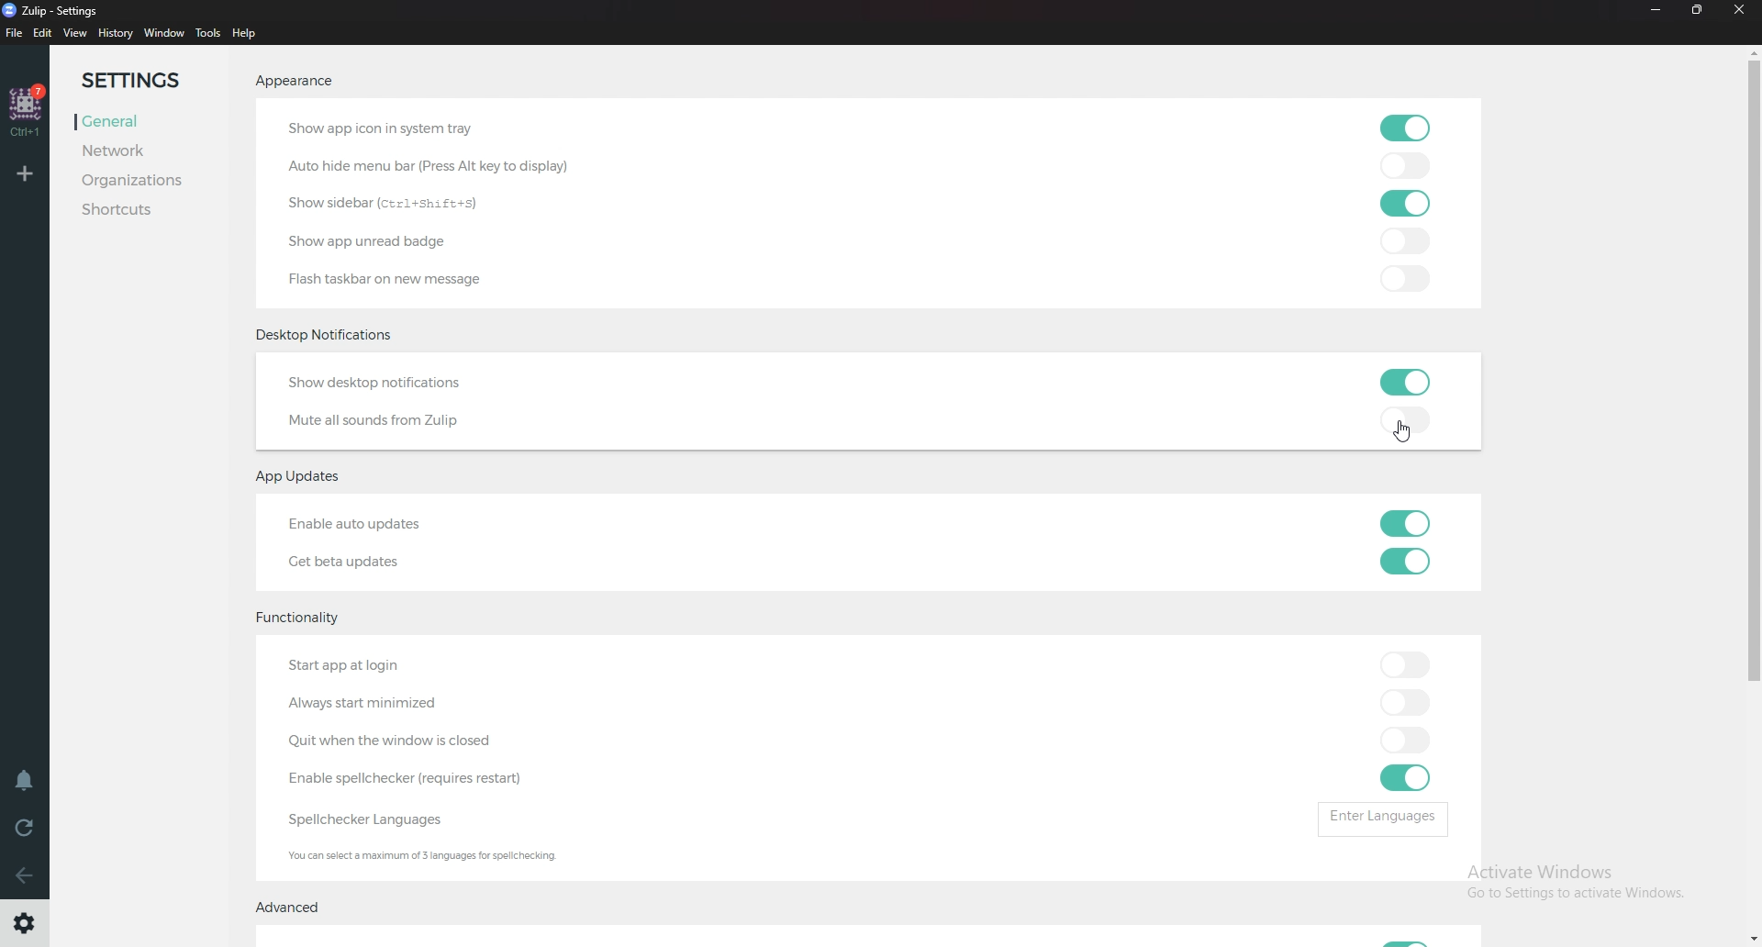 This screenshot has height=947, width=1762. What do you see at coordinates (394, 200) in the screenshot?
I see `Show sidebar` at bounding box center [394, 200].